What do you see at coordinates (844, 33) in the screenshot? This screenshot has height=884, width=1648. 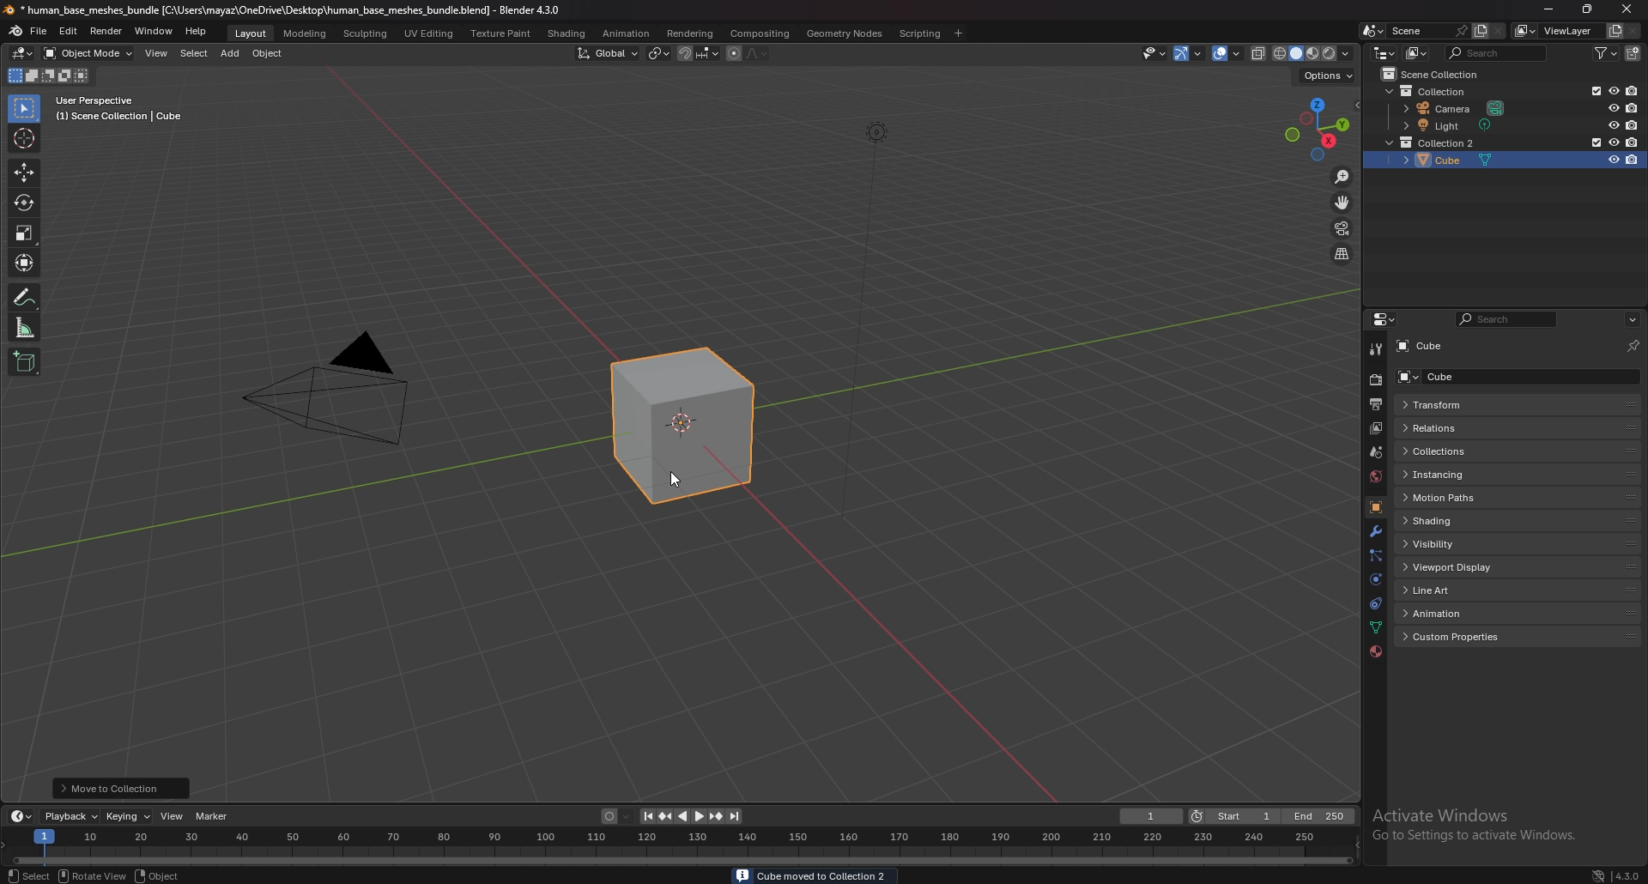 I see `geometry nodes` at bounding box center [844, 33].